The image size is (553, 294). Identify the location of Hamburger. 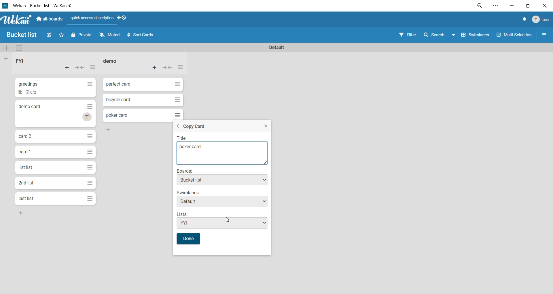
(90, 84).